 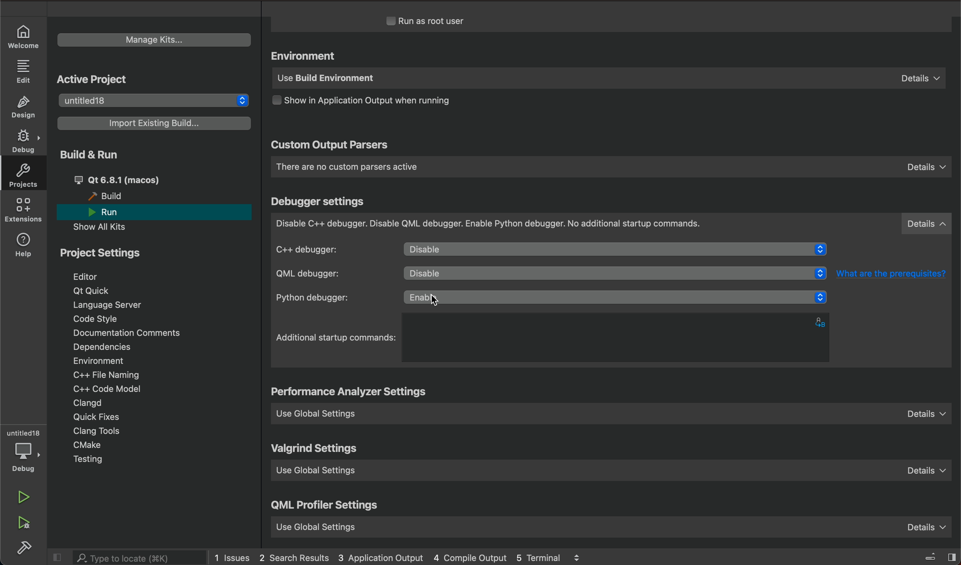 What do you see at coordinates (615, 274) in the screenshot?
I see `disabled` at bounding box center [615, 274].